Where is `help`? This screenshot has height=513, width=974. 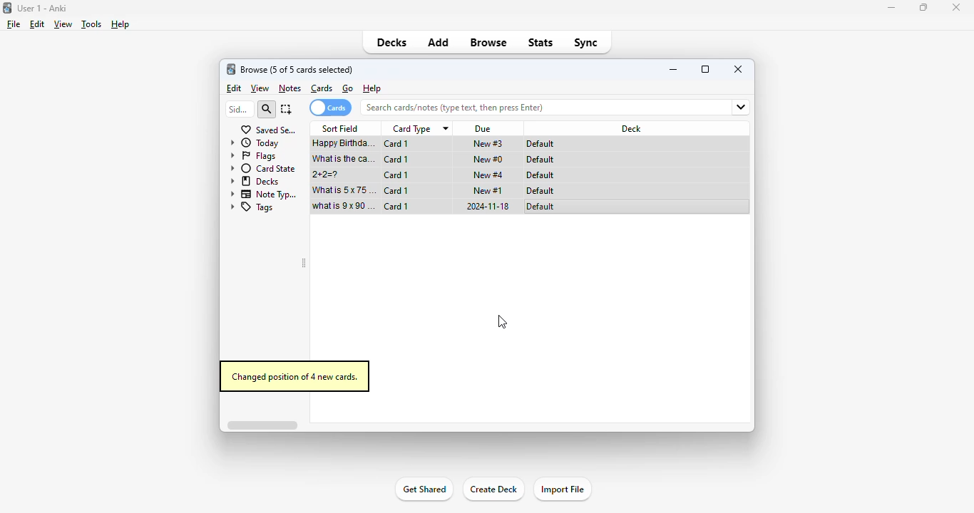 help is located at coordinates (372, 88).